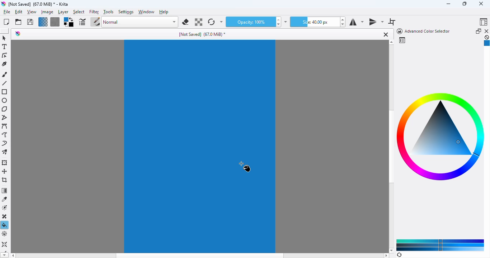 This screenshot has width=490, height=258. What do you see at coordinates (5, 101) in the screenshot?
I see `ellipse tool` at bounding box center [5, 101].